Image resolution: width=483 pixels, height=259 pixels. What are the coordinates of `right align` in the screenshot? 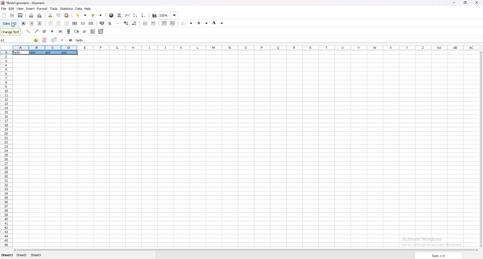 It's located at (67, 23).